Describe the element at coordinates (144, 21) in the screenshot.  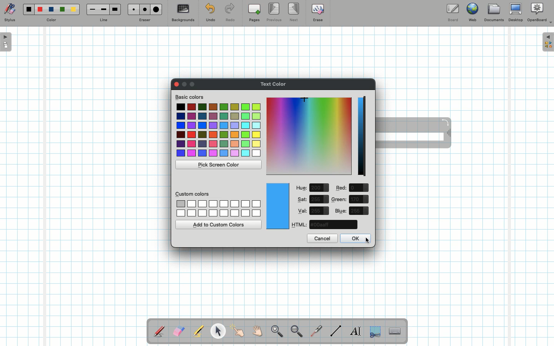
I see `Eraser` at that location.